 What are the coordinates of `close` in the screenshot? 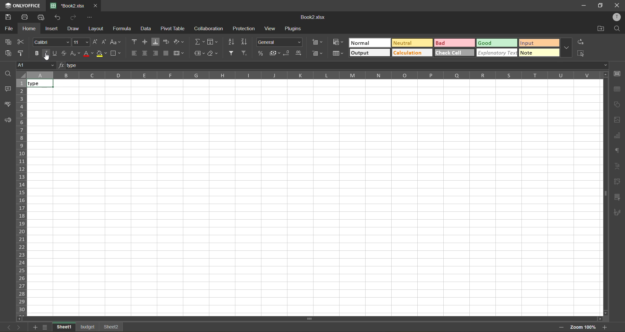 It's located at (617, 5).